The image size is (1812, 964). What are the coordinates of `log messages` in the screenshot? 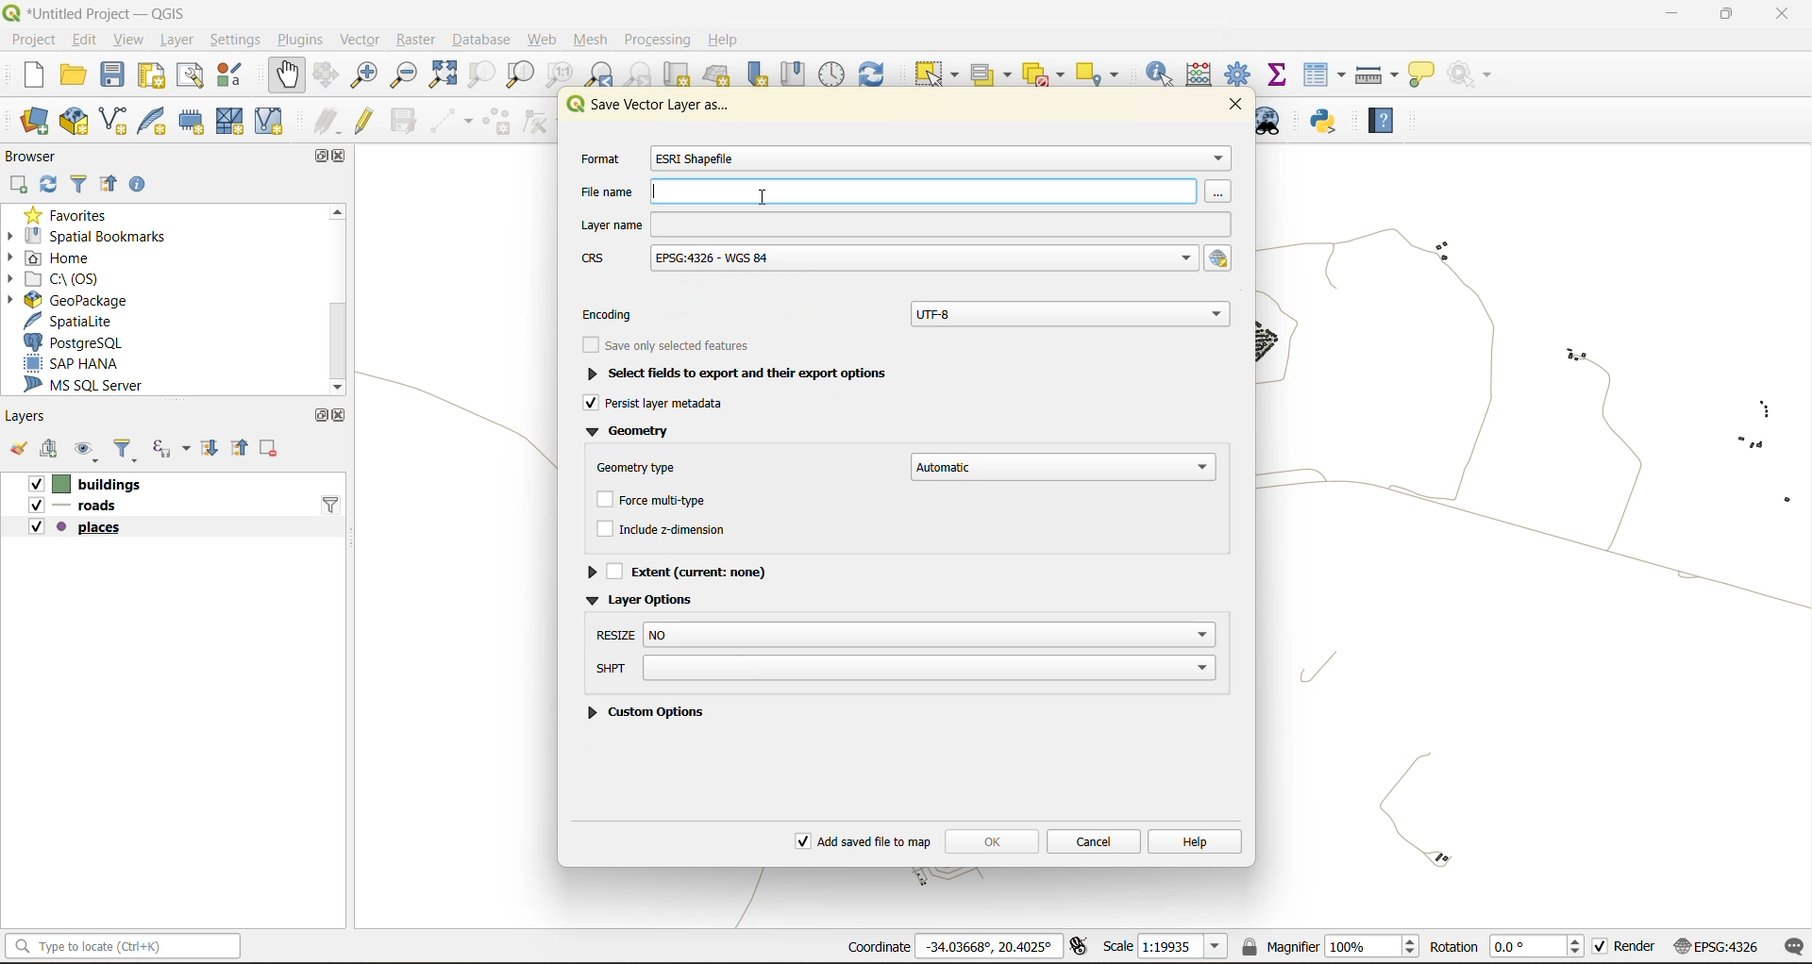 It's located at (1791, 947).